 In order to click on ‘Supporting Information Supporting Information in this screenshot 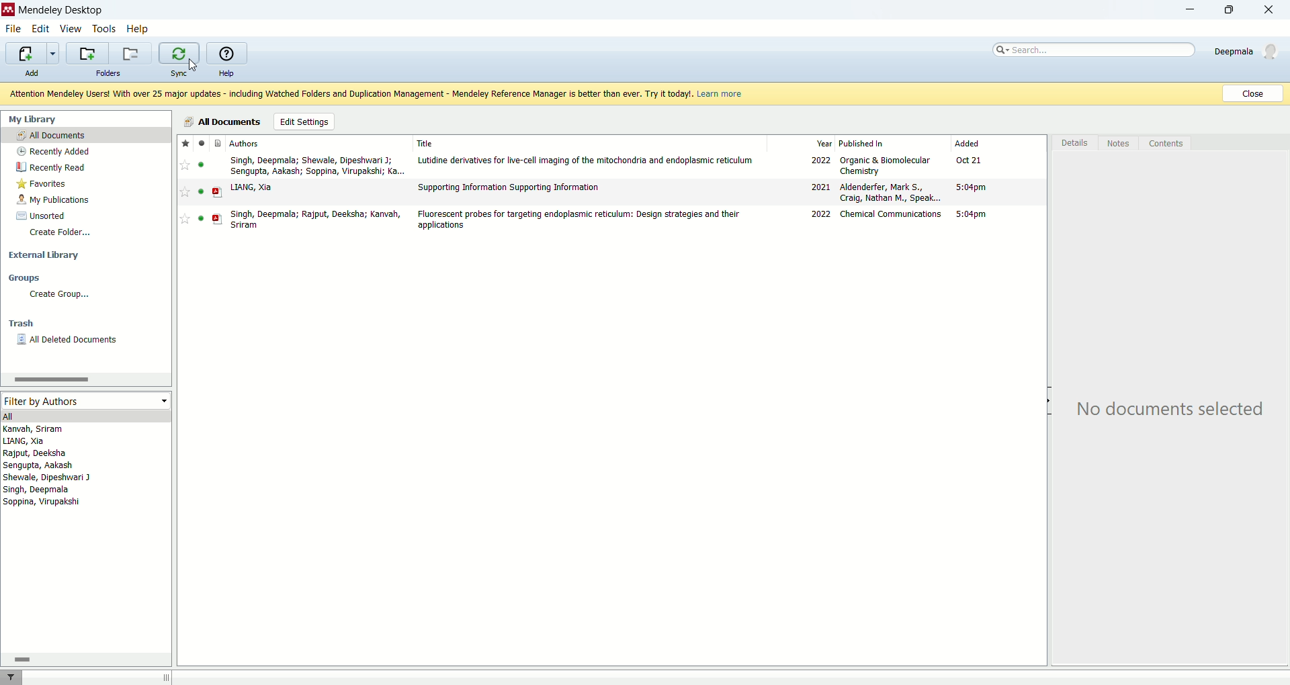, I will do `click(529, 189)`.